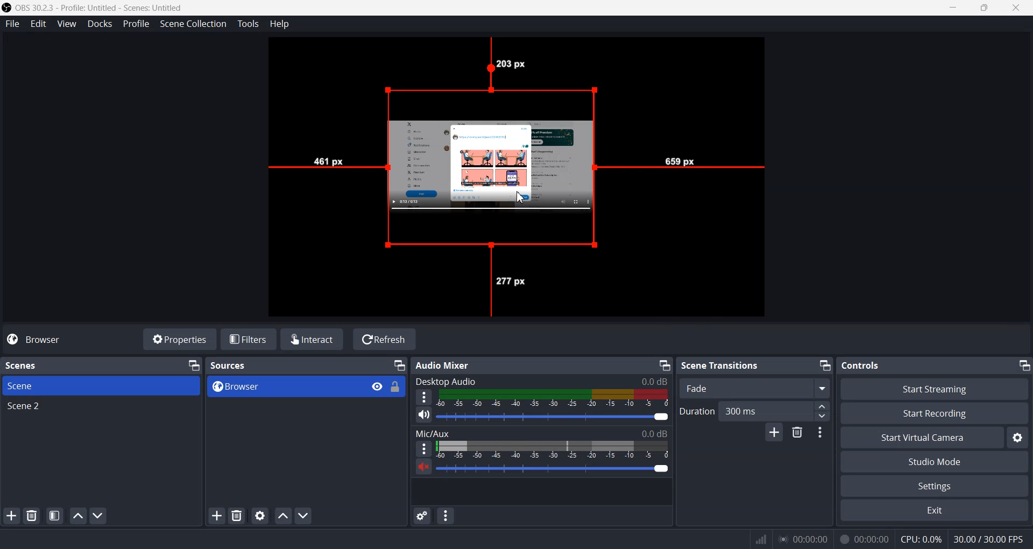  I want to click on Advance audio properties, so click(423, 516).